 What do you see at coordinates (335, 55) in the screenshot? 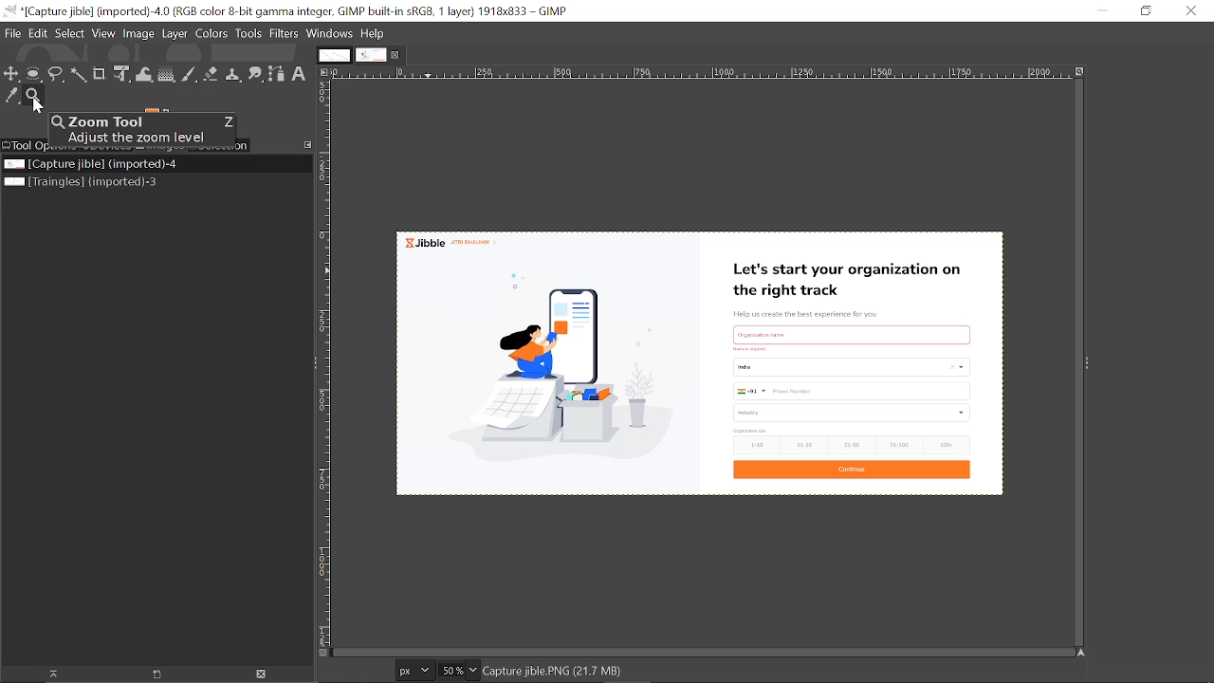
I see `First tab` at bounding box center [335, 55].